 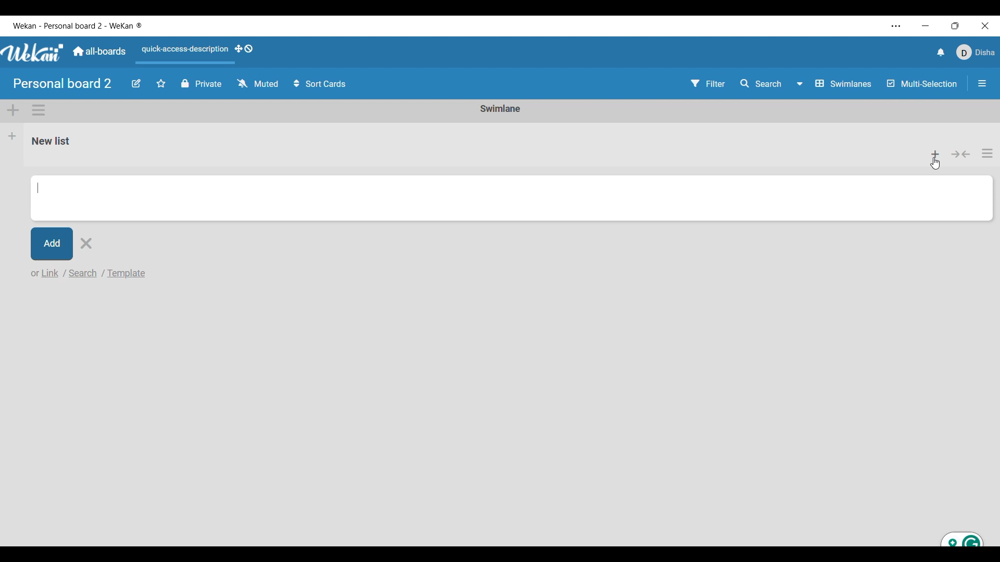 What do you see at coordinates (835, 84) in the screenshot?
I see `Boardview options` at bounding box center [835, 84].